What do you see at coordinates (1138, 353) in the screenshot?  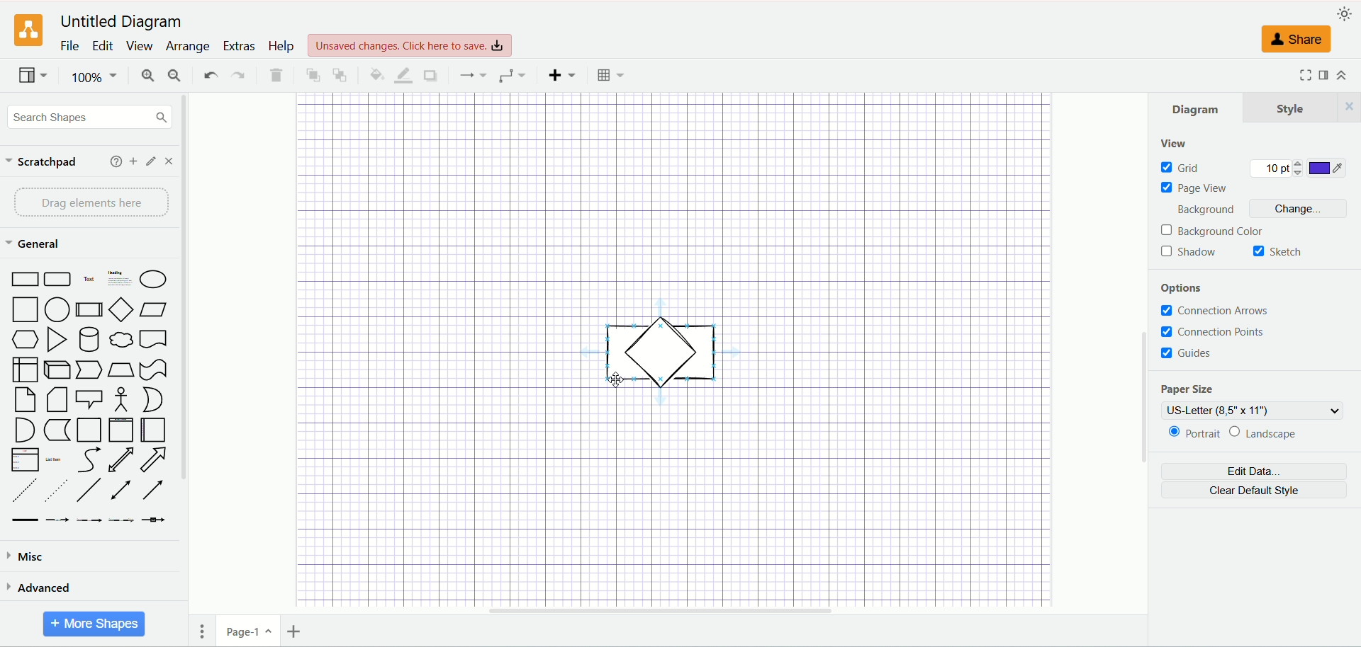 I see `vertical scroll bar` at bounding box center [1138, 353].